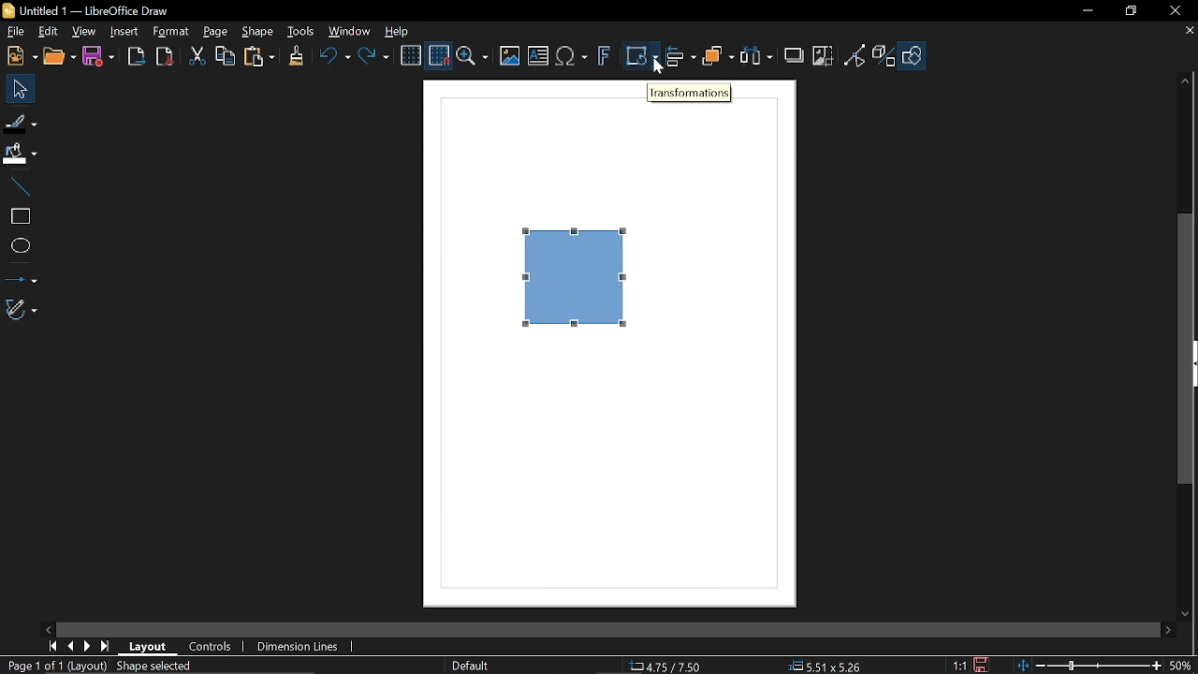 This screenshot has width=1198, height=674. What do you see at coordinates (1132, 12) in the screenshot?
I see `restore down` at bounding box center [1132, 12].